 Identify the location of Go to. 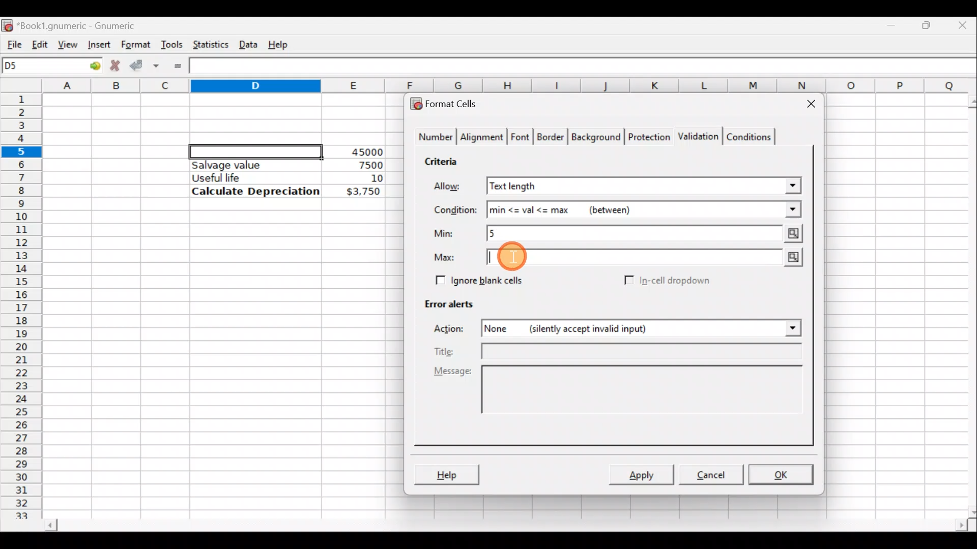
(91, 66).